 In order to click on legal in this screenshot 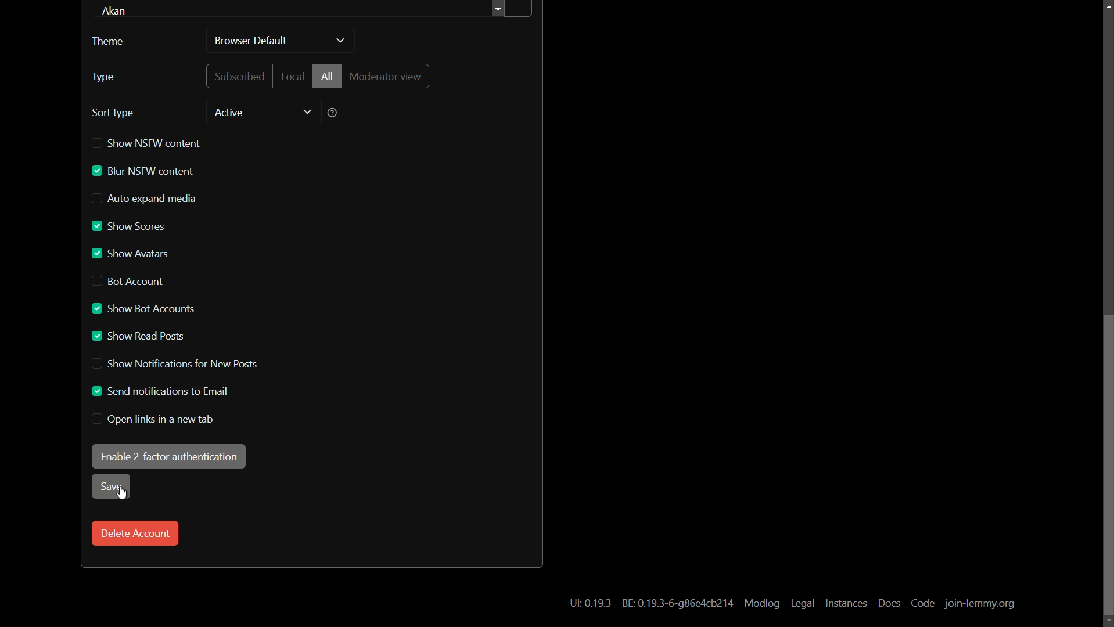, I will do `click(803, 604)`.